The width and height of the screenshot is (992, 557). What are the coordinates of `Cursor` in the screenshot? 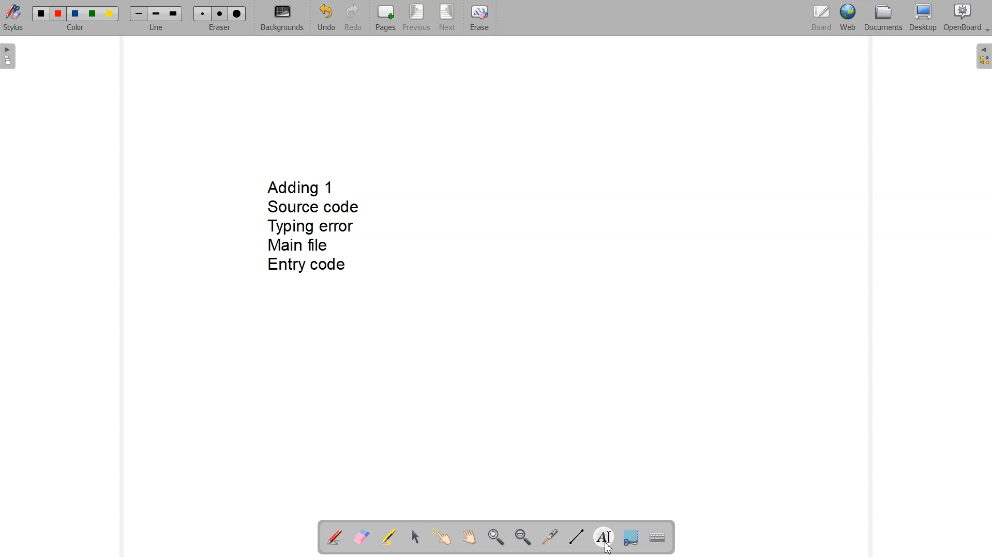 It's located at (609, 549).